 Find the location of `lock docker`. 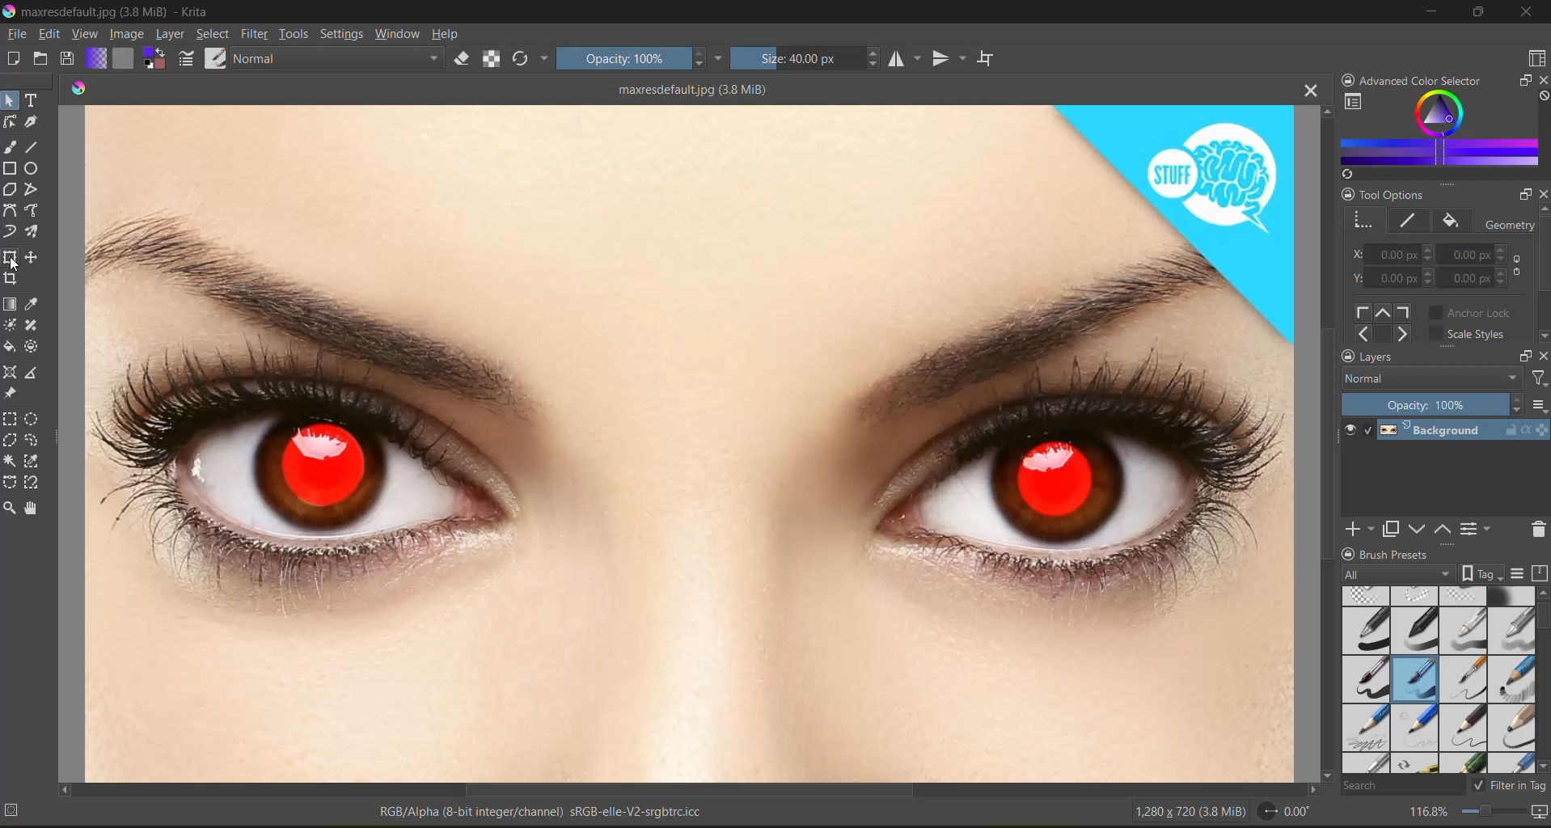

lock docker is located at coordinates (1346, 195).